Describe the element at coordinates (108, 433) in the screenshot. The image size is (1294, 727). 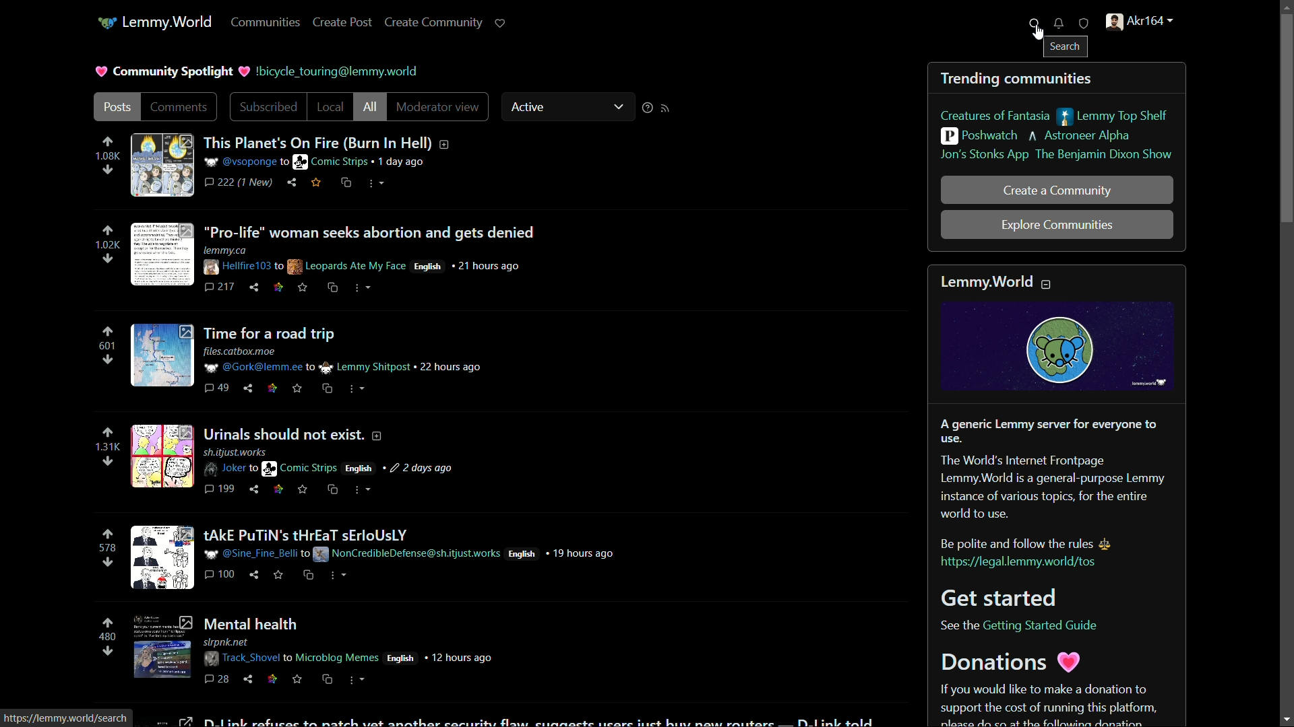
I see `upvote` at that location.